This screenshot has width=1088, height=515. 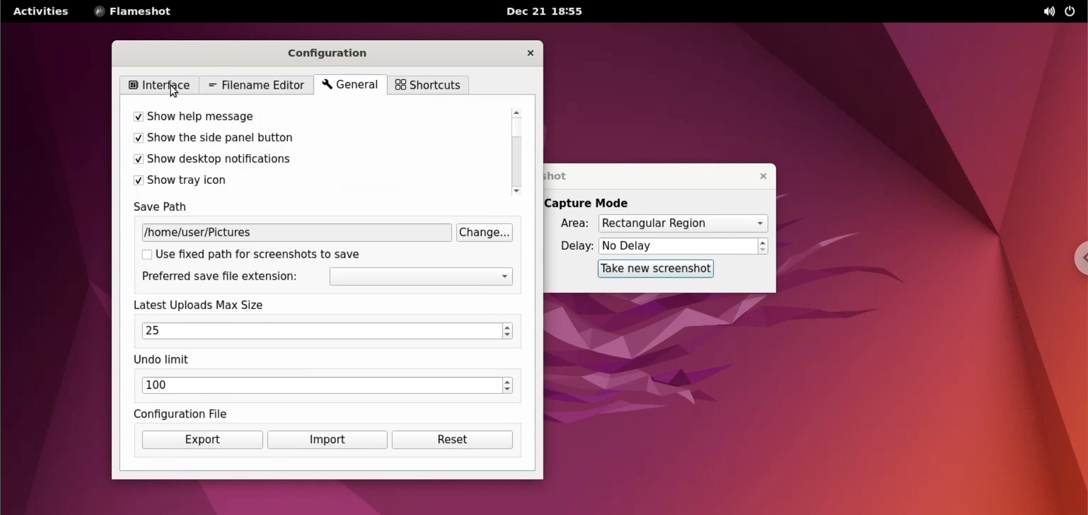 What do you see at coordinates (40, 15) in the screenshot?
I see `Activities` at bounding box center [40, 15].